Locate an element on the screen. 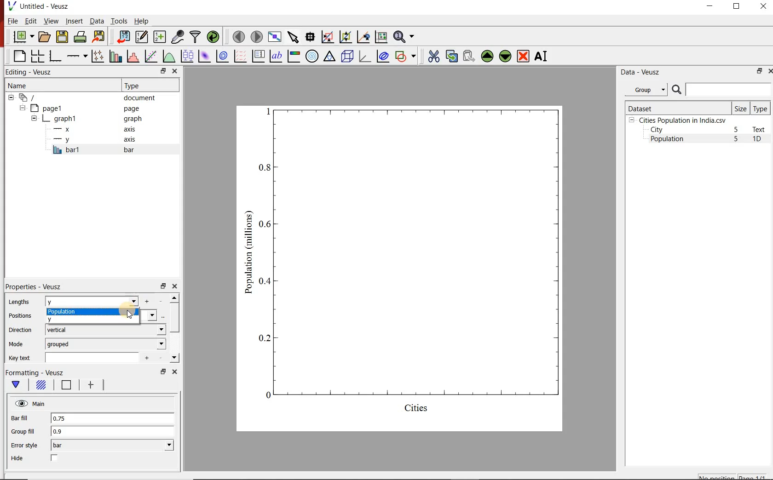 The width and height of the screenshot is (773, 480). plot a function is located at coordinates (168, 56).